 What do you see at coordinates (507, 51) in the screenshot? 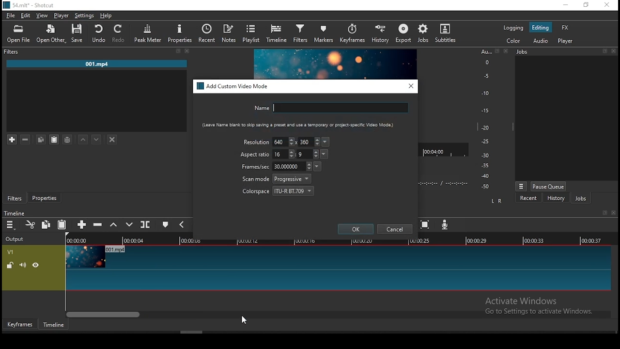
I see `close` at bounding box center [507, 51].